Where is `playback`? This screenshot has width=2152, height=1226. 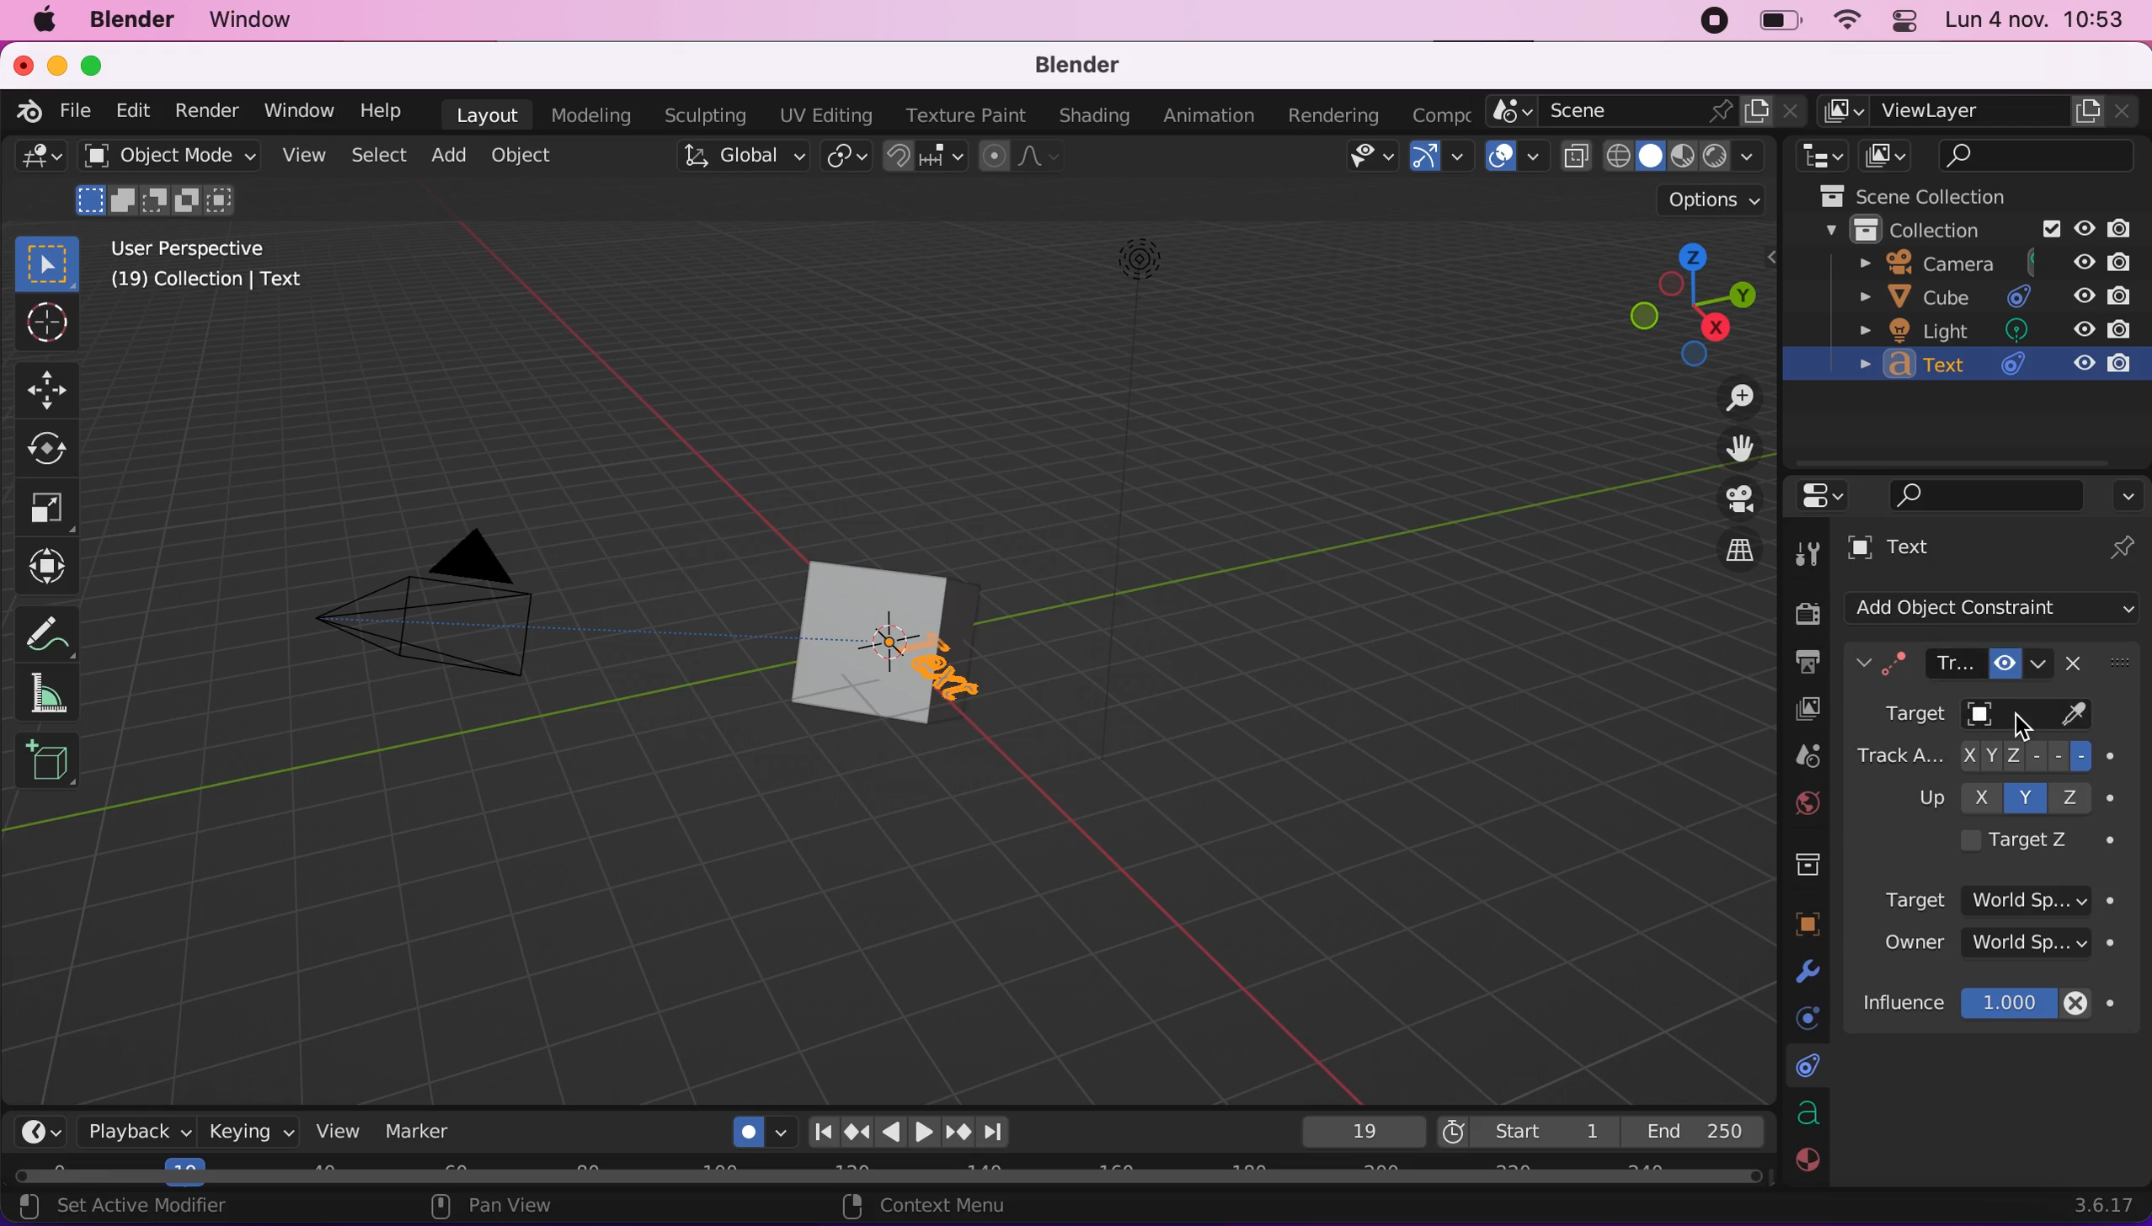
playback is located at coordinates (140, 1134).